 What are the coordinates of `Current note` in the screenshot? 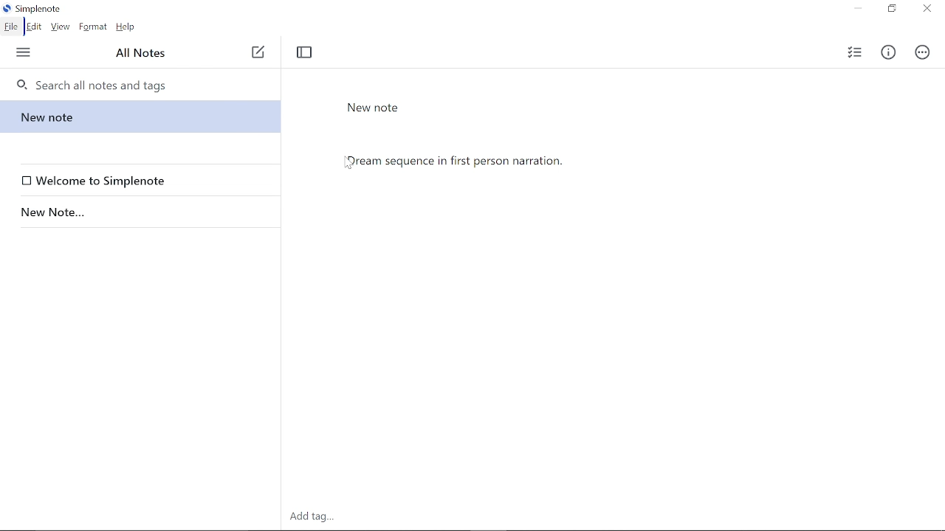 It's located at (136, 116).